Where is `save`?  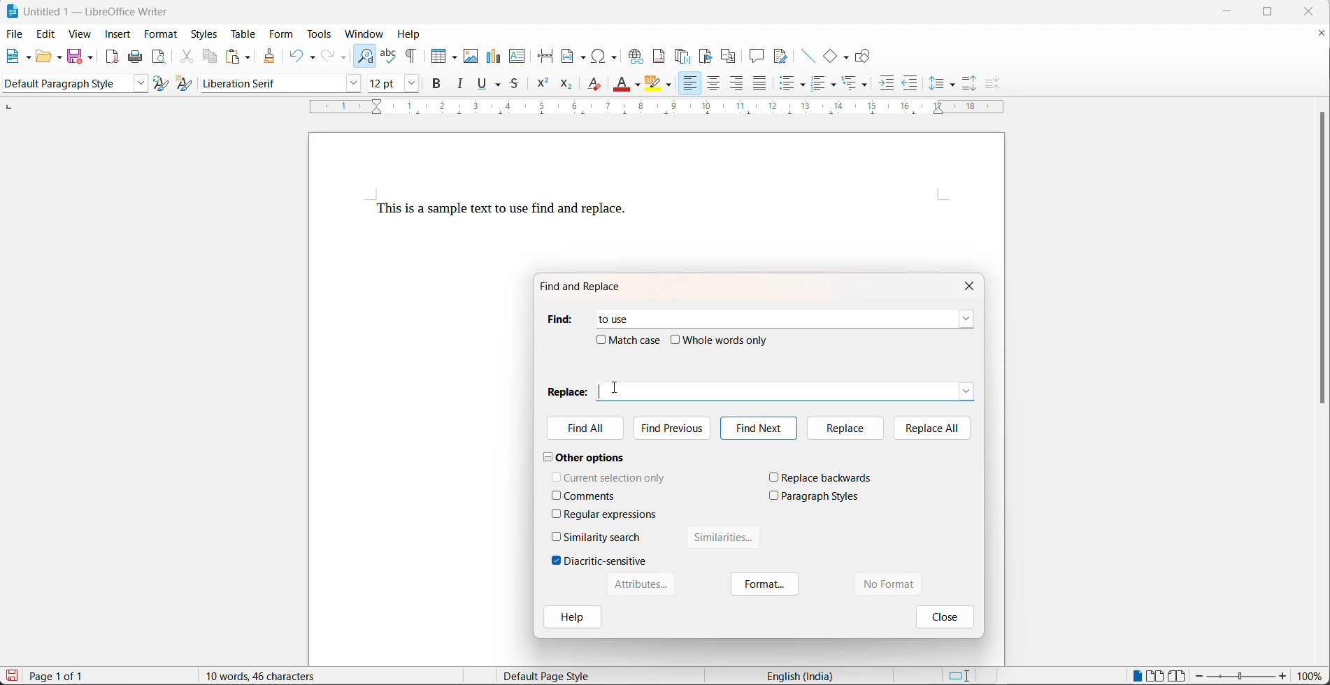
save is located at coordinates (12, 675).